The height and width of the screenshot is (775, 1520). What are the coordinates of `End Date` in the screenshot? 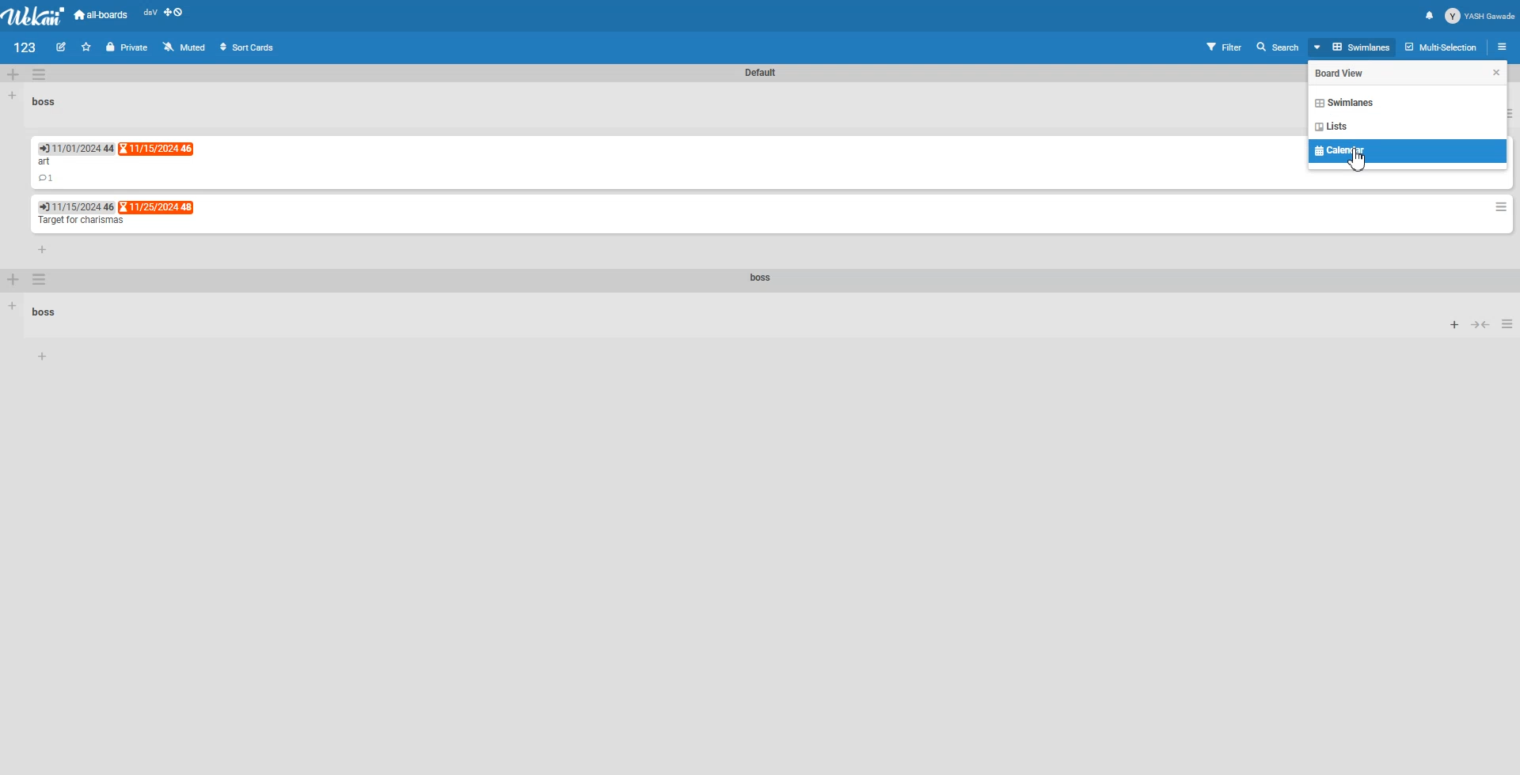 It's located at (77, 206).